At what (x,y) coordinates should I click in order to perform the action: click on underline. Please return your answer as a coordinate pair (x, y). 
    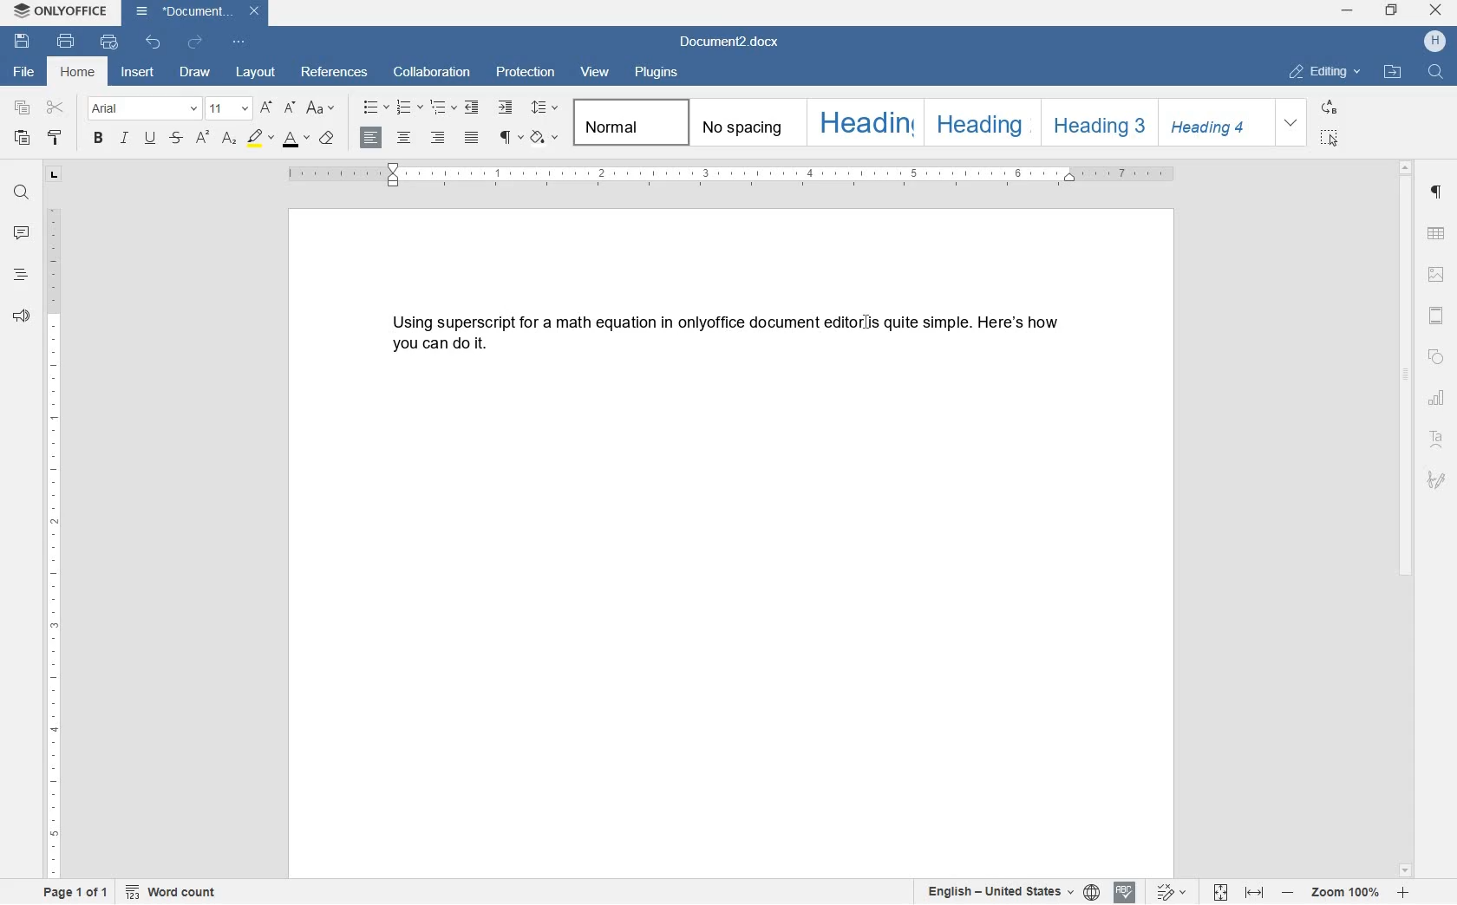
    Looking at the image, I should click on (149, 140).